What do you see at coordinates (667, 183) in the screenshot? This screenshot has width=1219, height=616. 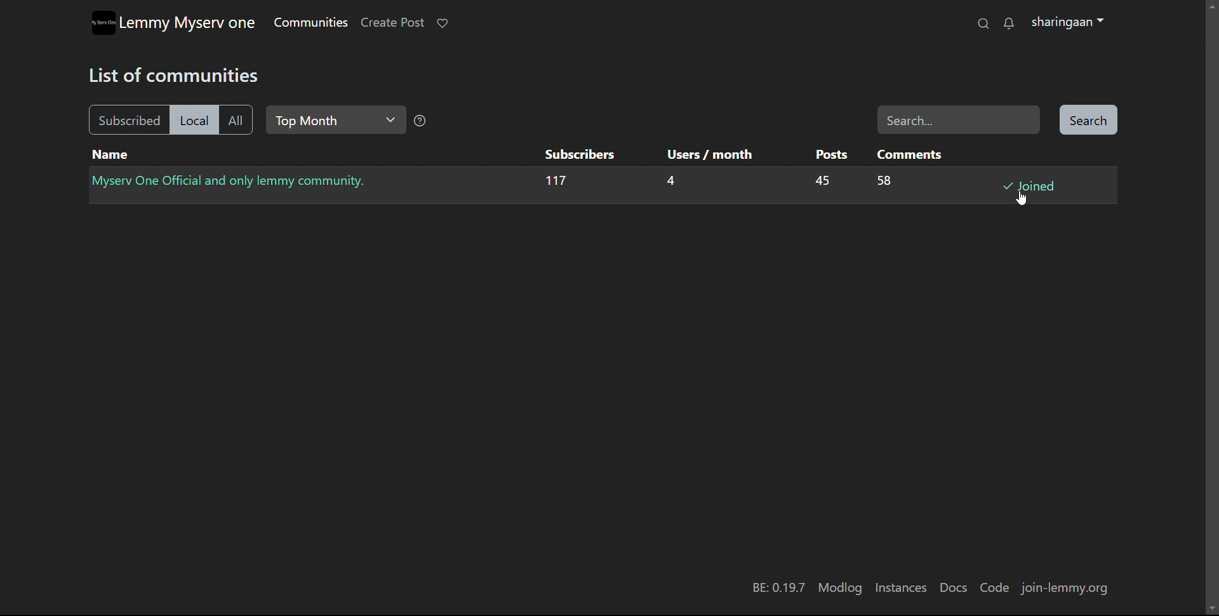 I see `4` at bounding box center [667, 183].